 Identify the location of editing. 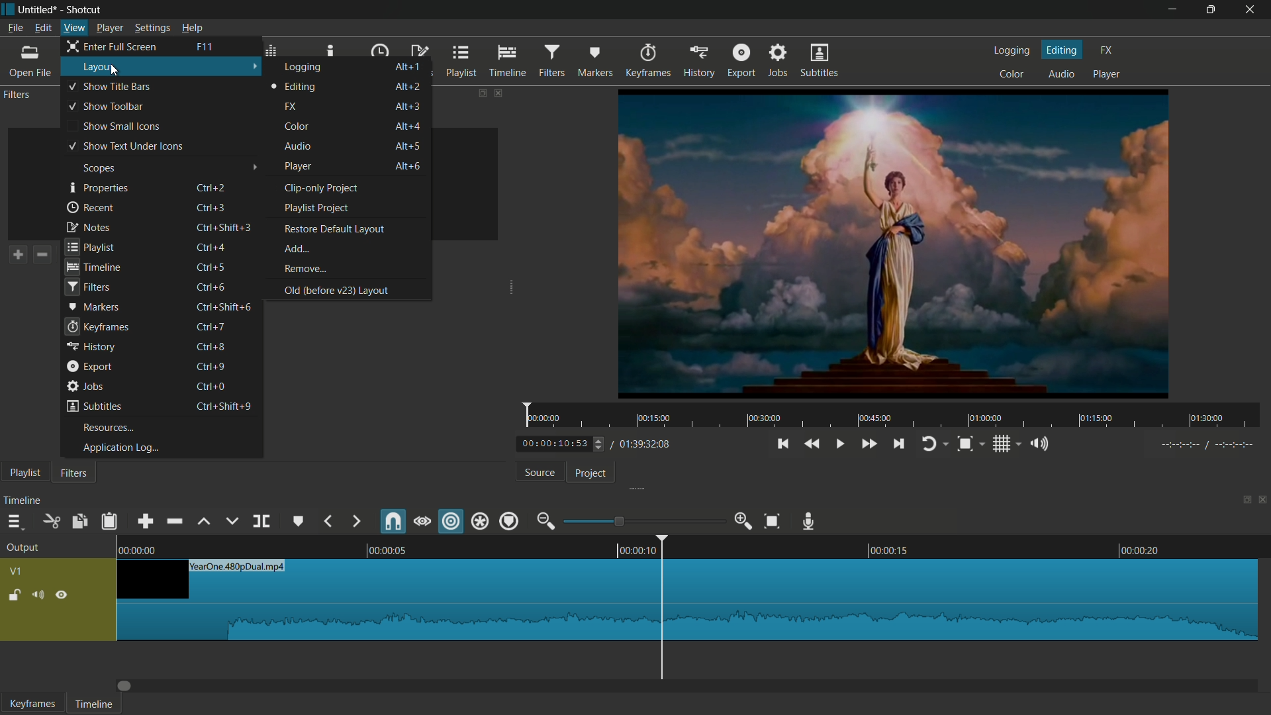
(294, 87).